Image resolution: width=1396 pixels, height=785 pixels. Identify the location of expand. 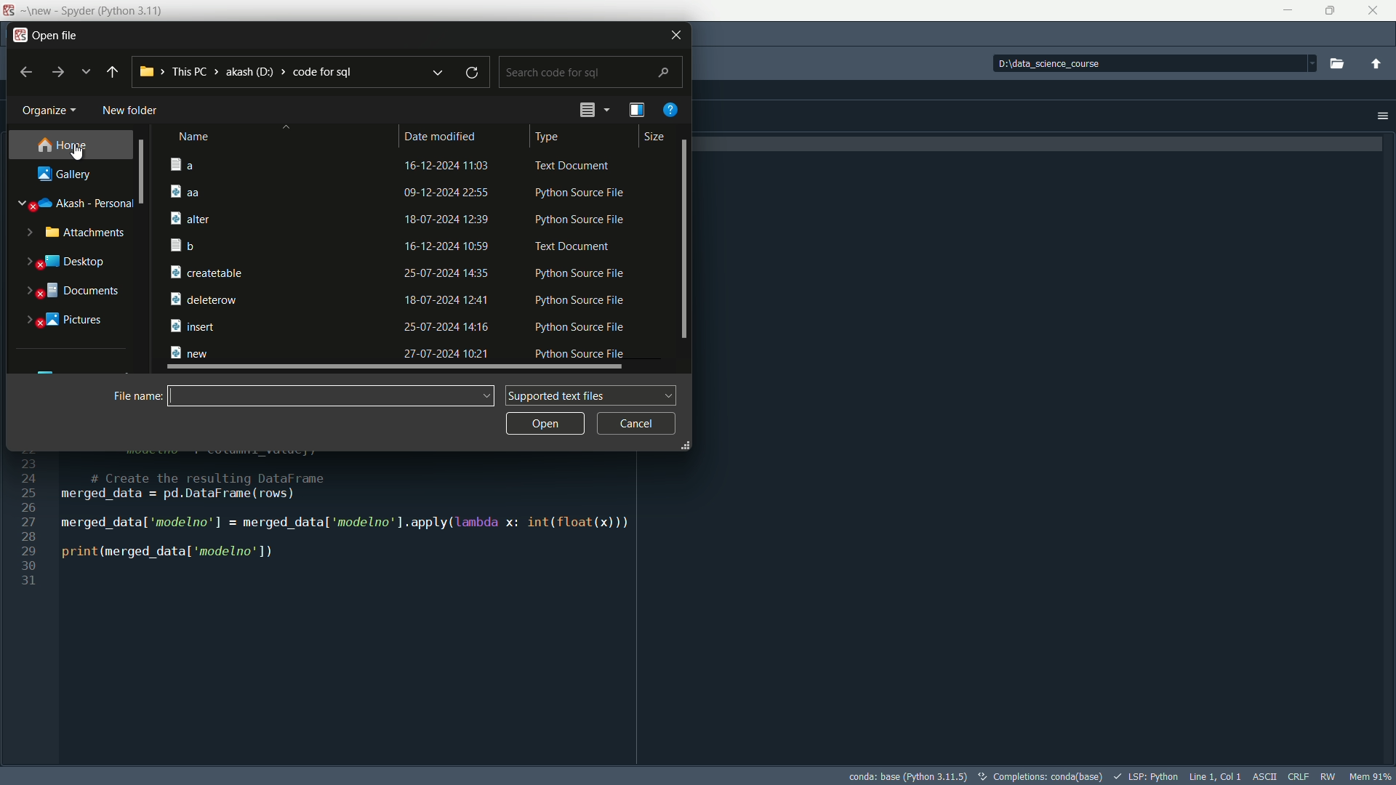
(28, 292).